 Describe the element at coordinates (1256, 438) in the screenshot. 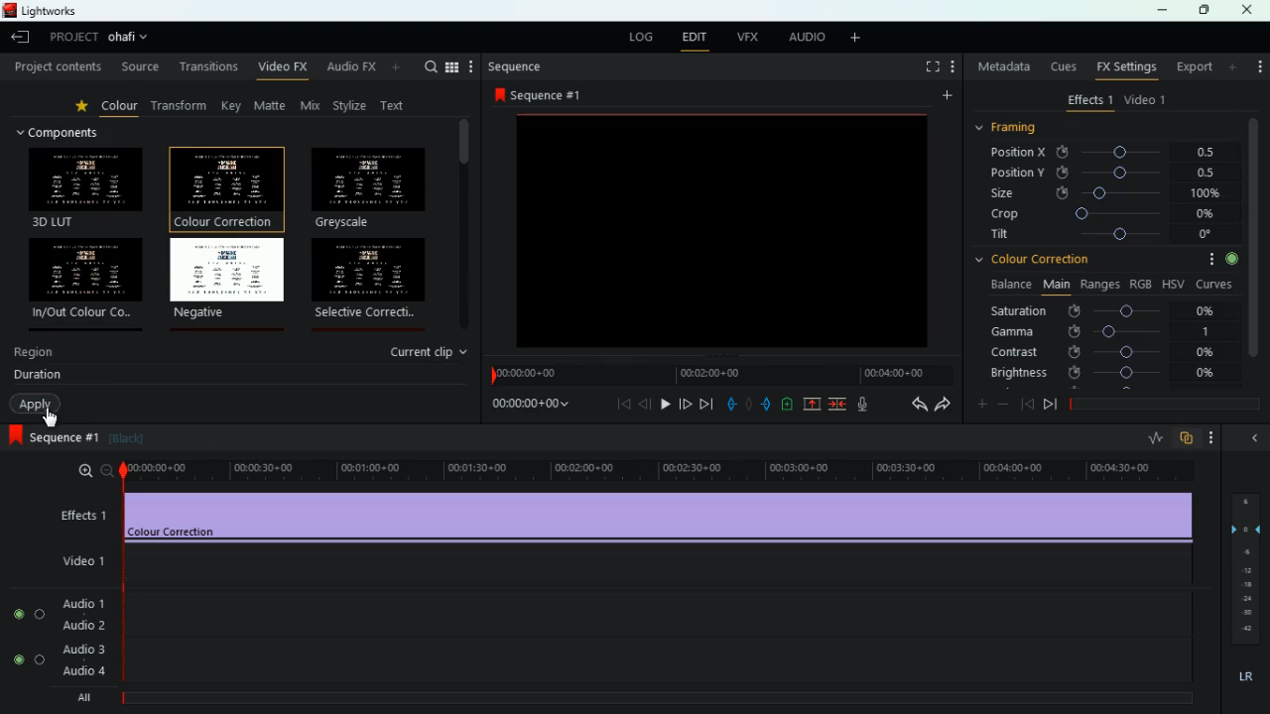

I see `opener` at that location.